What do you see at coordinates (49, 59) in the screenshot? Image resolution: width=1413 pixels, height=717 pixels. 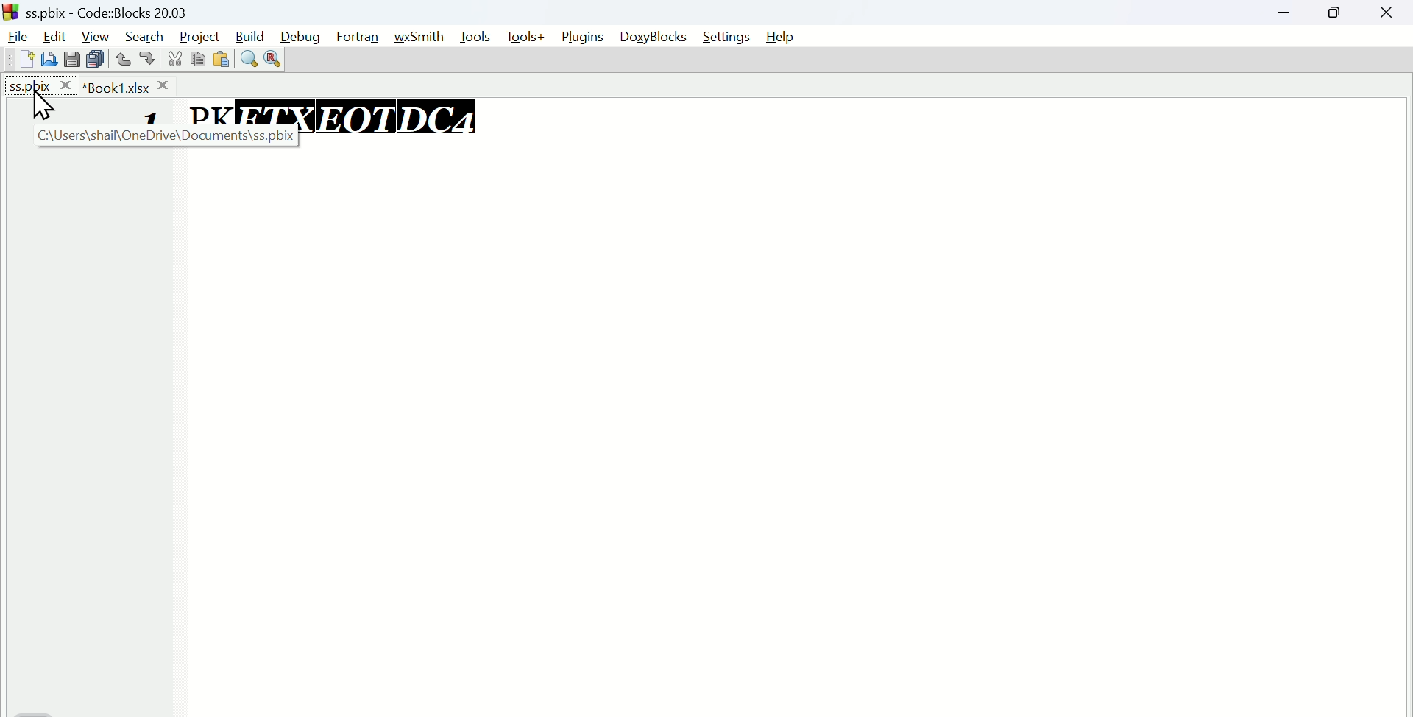 I see `Open` at bounding box center [49, 59].